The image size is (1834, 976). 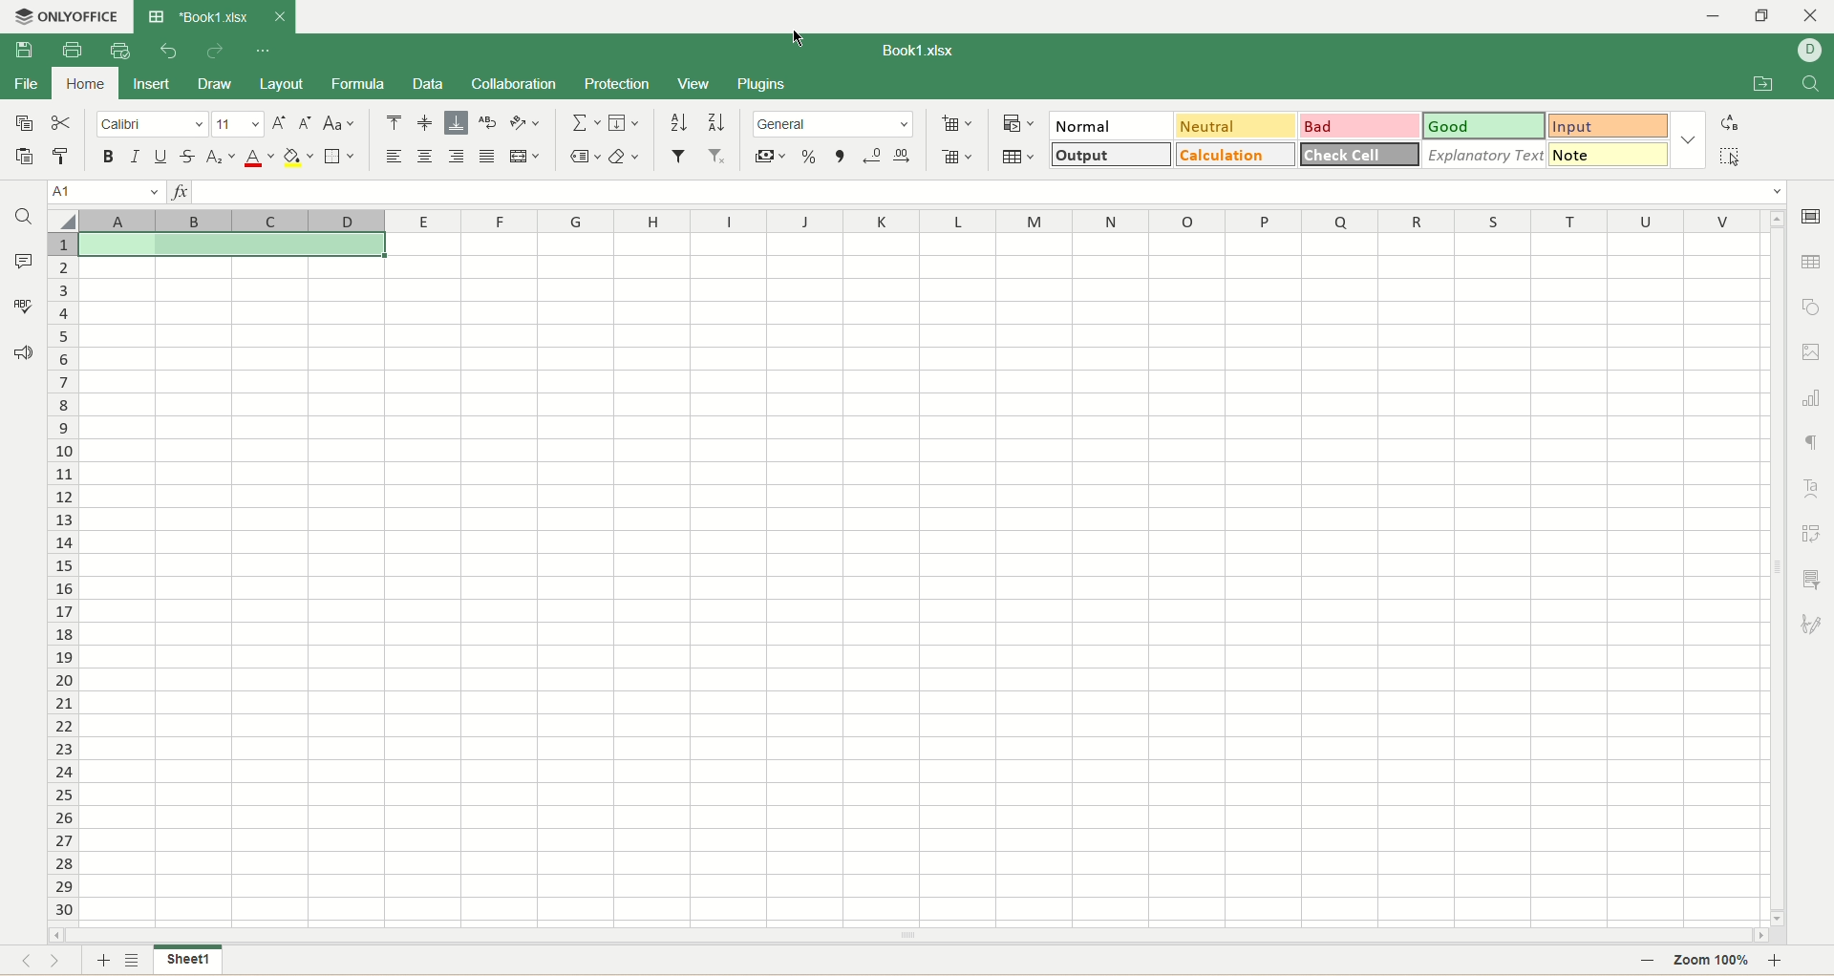 What do you see at coordinates (137, 156) in the screenshot?
I see `italic` at bounding box center [137, 156].